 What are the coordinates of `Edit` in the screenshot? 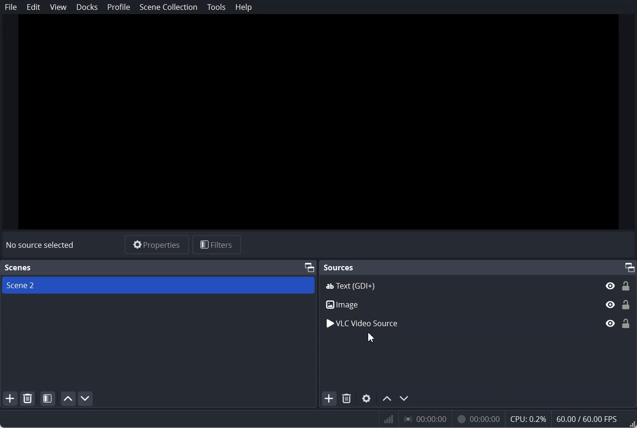 It's located at (34, 7).